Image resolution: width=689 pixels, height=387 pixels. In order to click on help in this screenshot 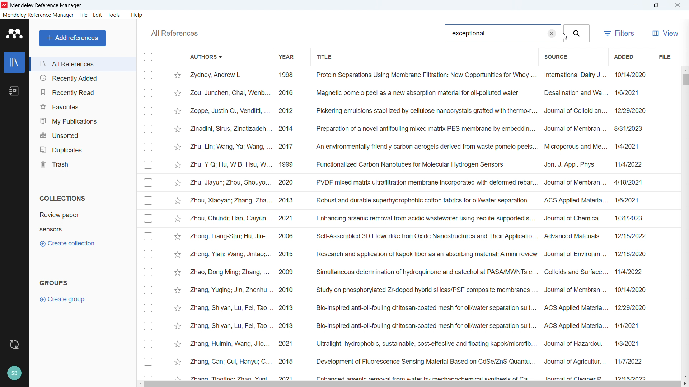, I will do `click(137, 15)`.